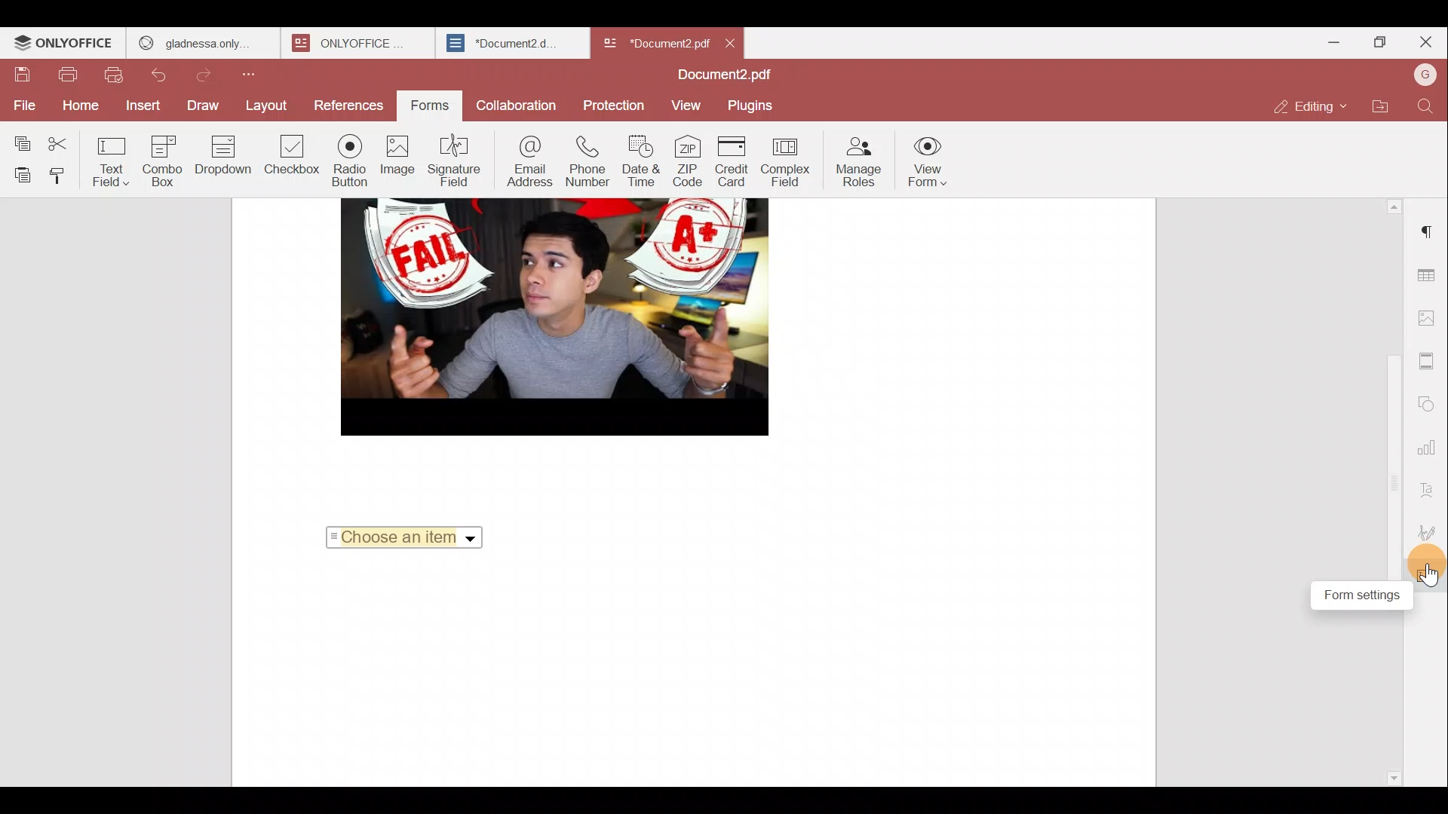 The image size is (1448, 814). What do you see at coordinates (113, 75) in the screenshot?
I see `Quick print` at bounding box center [113, 75].